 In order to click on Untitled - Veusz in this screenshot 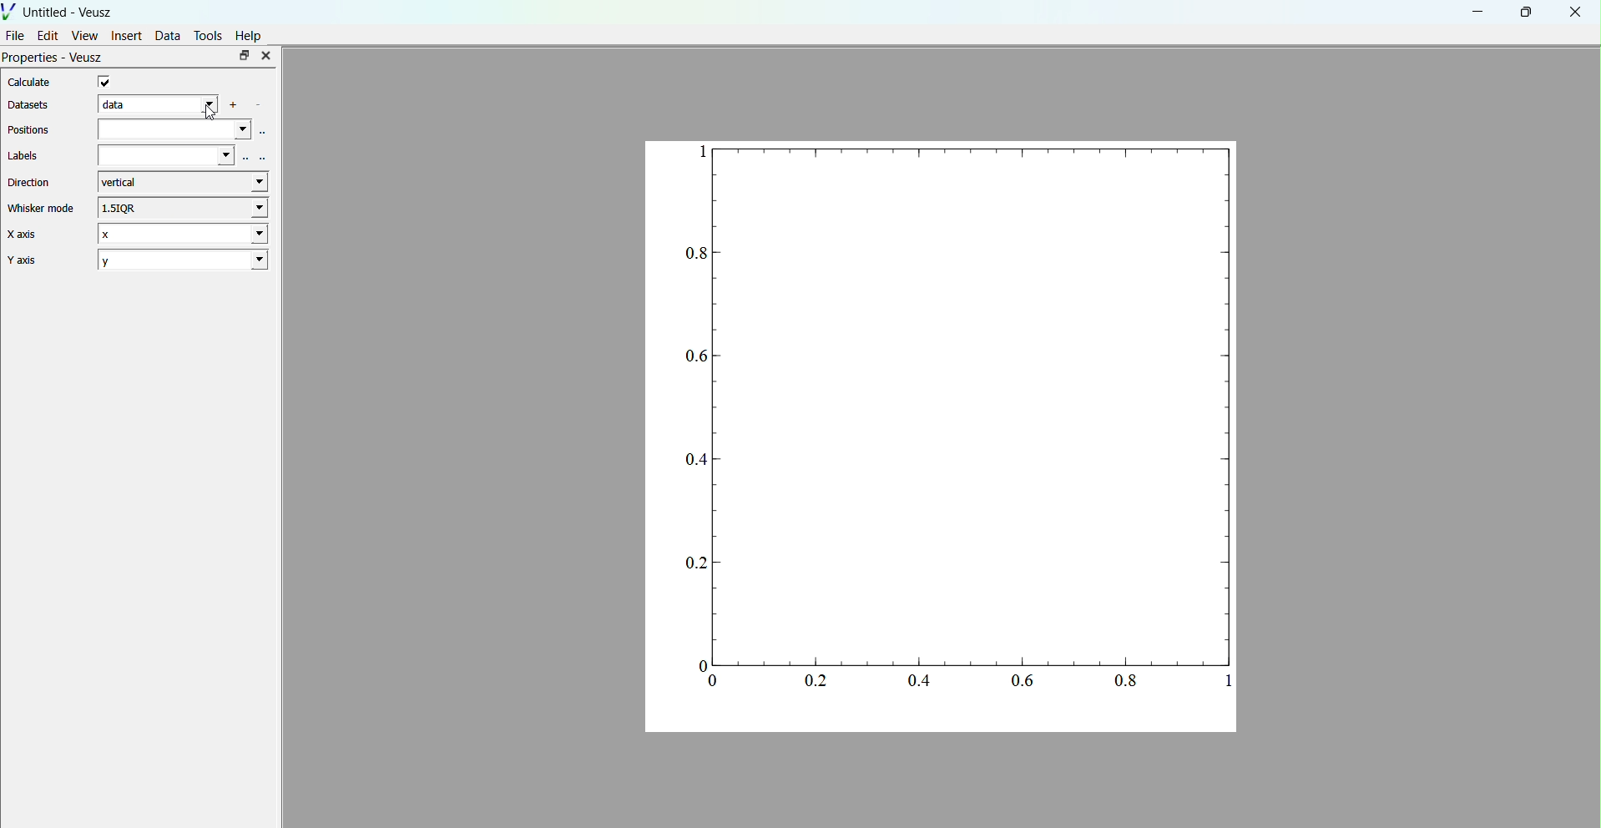, I will do `click(60, 10)`.